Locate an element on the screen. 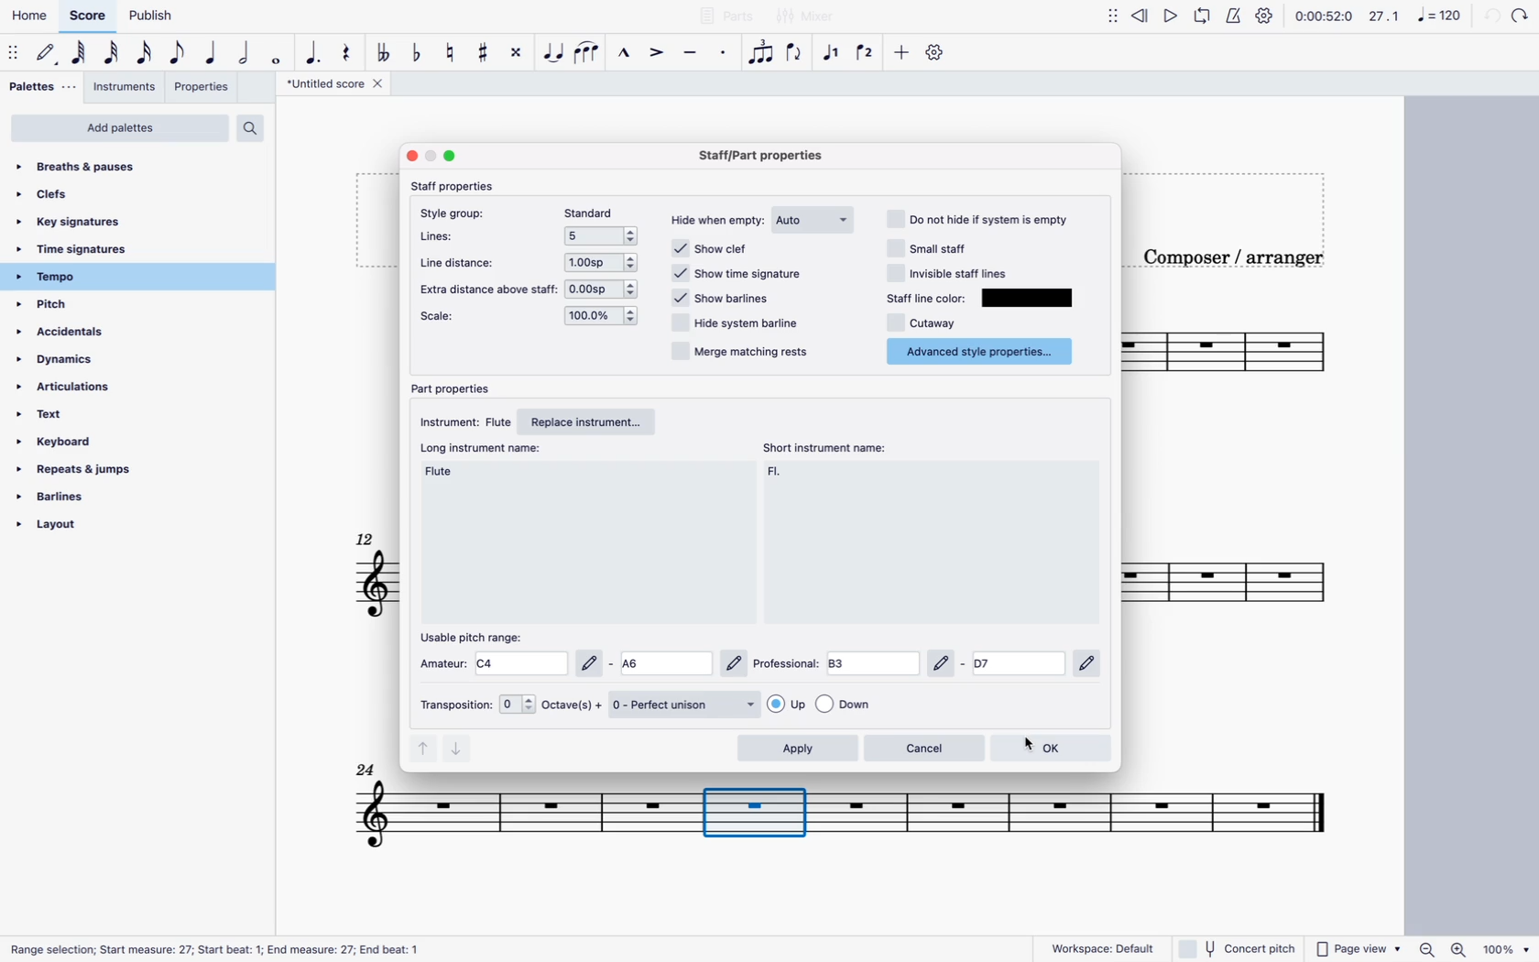  voice 1 is located at coordinates (833, 51).